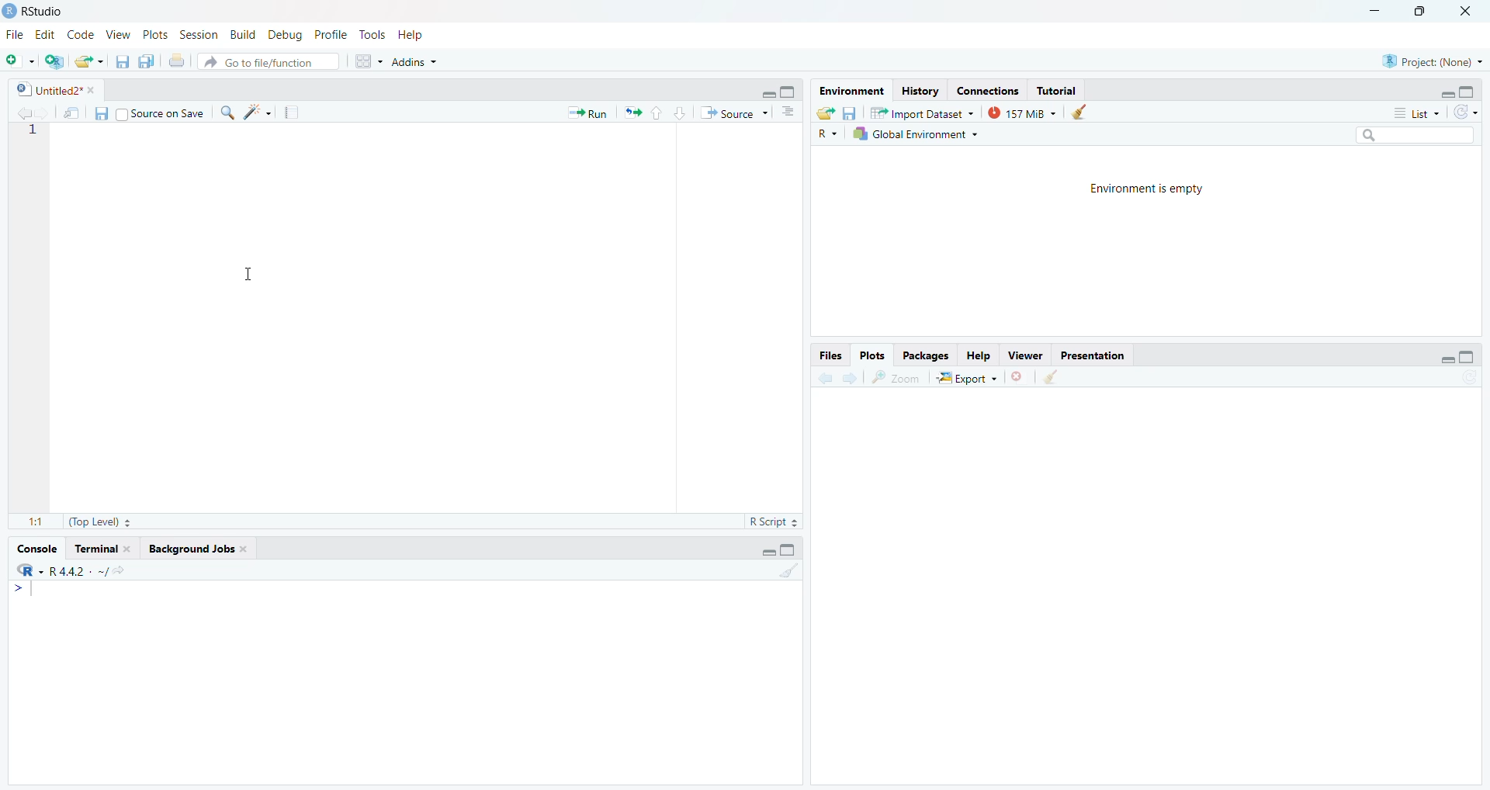 This screenshot has height=790, width=1490. Describe the element at coordinates (85, 63) in the screenshot. I see `open an existing file` at that location.